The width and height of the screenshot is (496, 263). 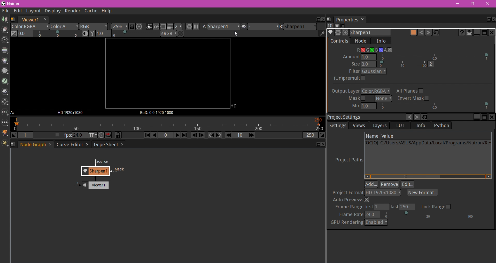 What do you see at coordinates (118, 135) in the screenshot?
I see `When activated, the timeline frame-range is synchronized with the Dope Sheet and the Curve Editor` at bounding box center [118, 135].